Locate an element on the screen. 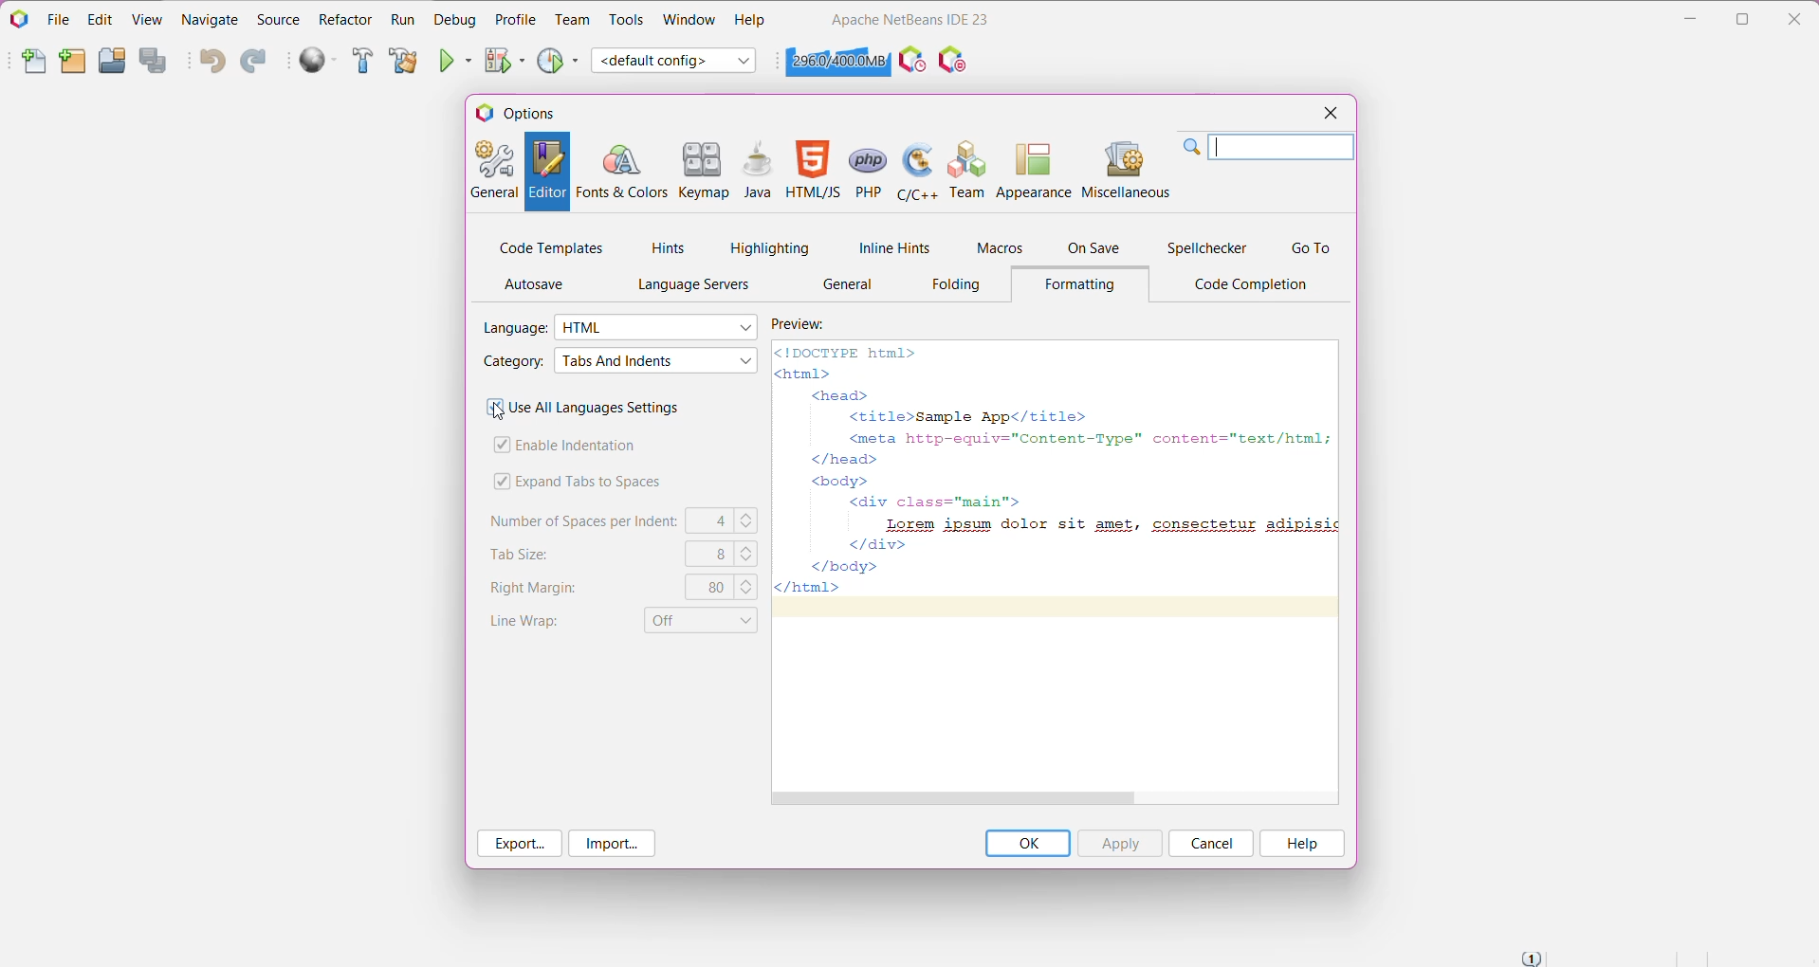 This screenshot has height=967, width=1819. Help is located at coordinates (750, 22).